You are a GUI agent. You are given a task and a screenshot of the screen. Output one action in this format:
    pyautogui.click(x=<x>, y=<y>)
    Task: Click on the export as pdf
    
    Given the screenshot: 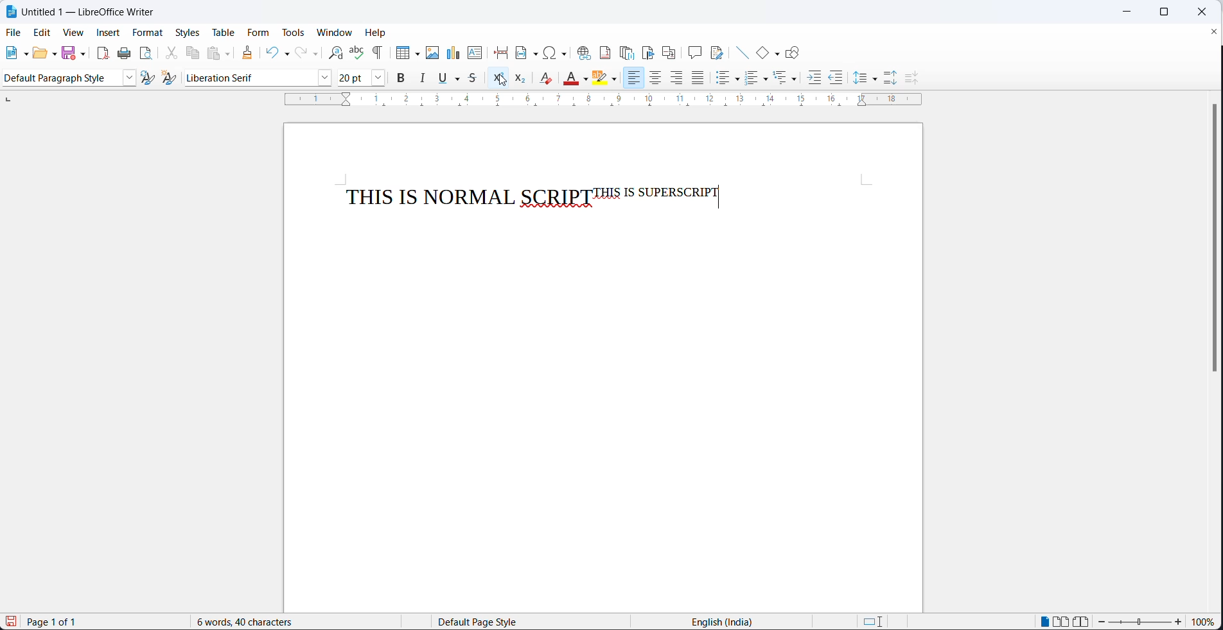 What is the action you would take?
    pyautogui.click(x=102, y=52)
    